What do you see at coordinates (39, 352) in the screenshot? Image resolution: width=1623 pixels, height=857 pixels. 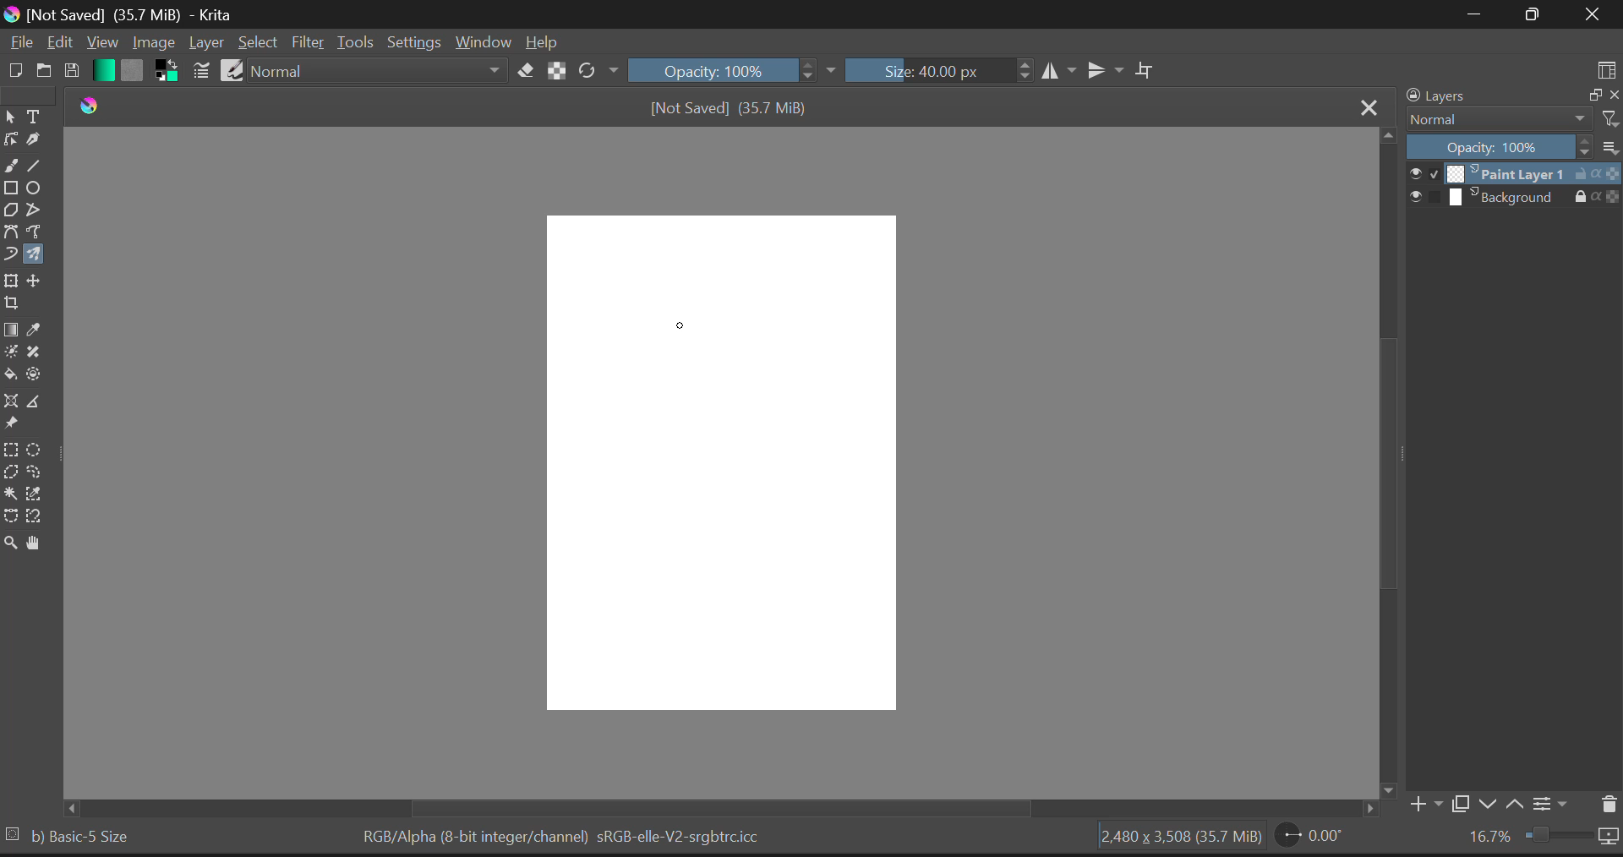 I see `Smart Patch Tool` at bounding box center [39, 352].